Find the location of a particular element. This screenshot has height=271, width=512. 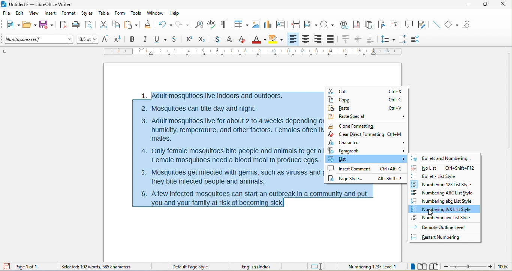

page style is located at coordinates (365, 180).